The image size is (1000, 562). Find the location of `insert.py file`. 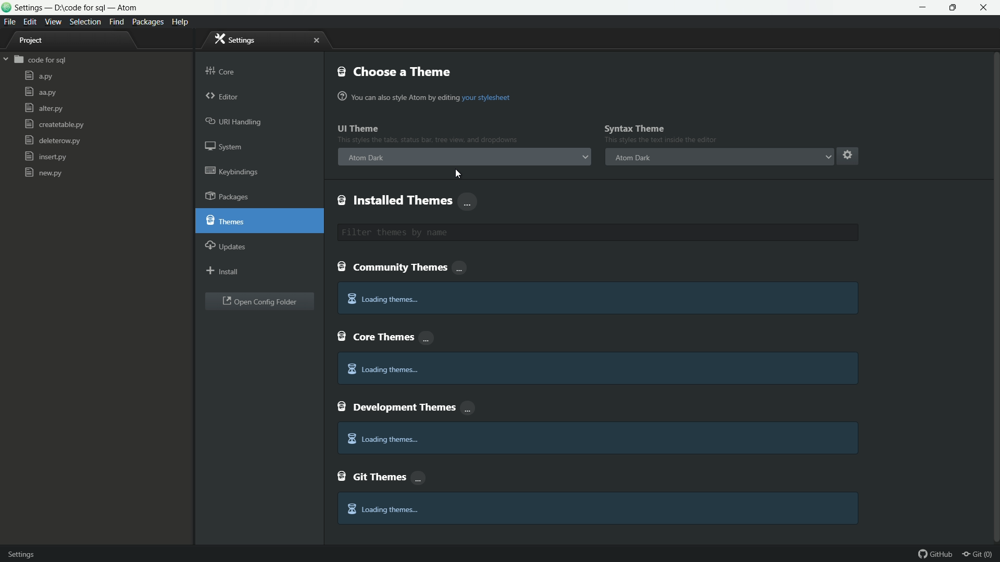

insert.py file is located at coordinates (47, 156).